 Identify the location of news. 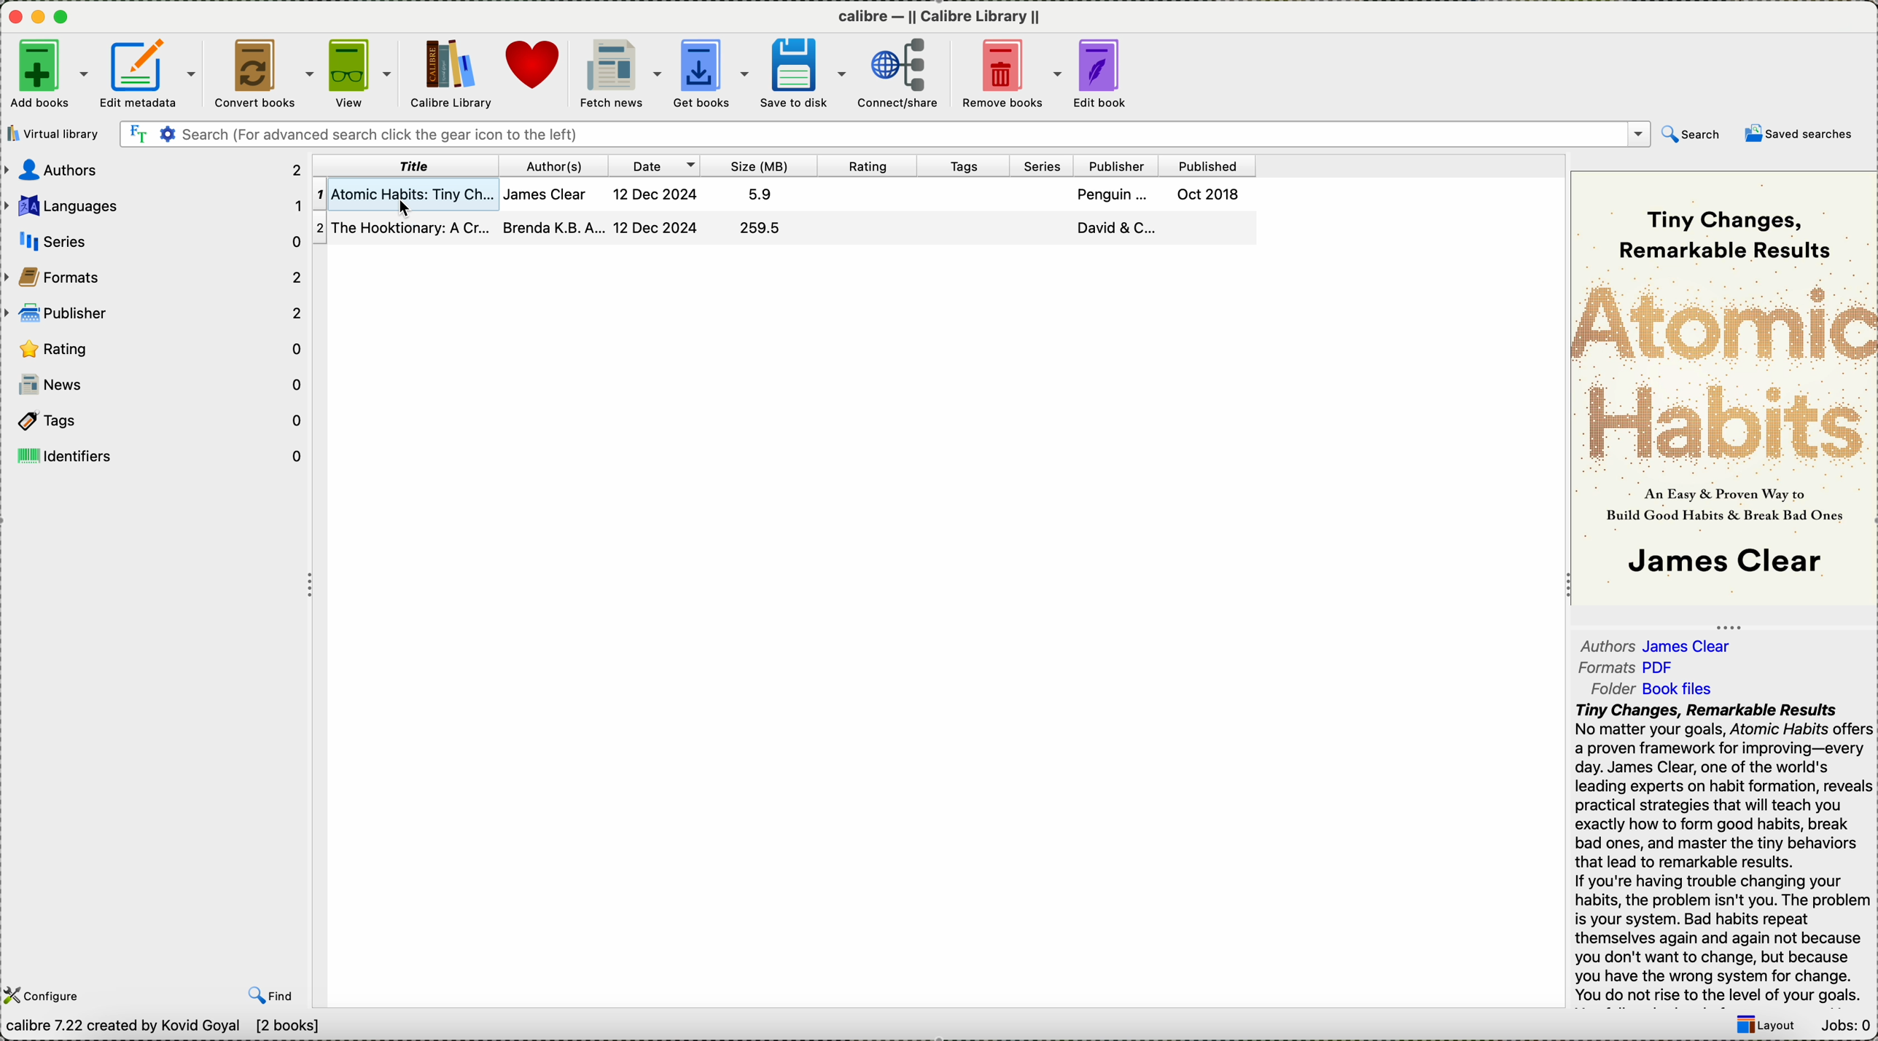
(162, 385).